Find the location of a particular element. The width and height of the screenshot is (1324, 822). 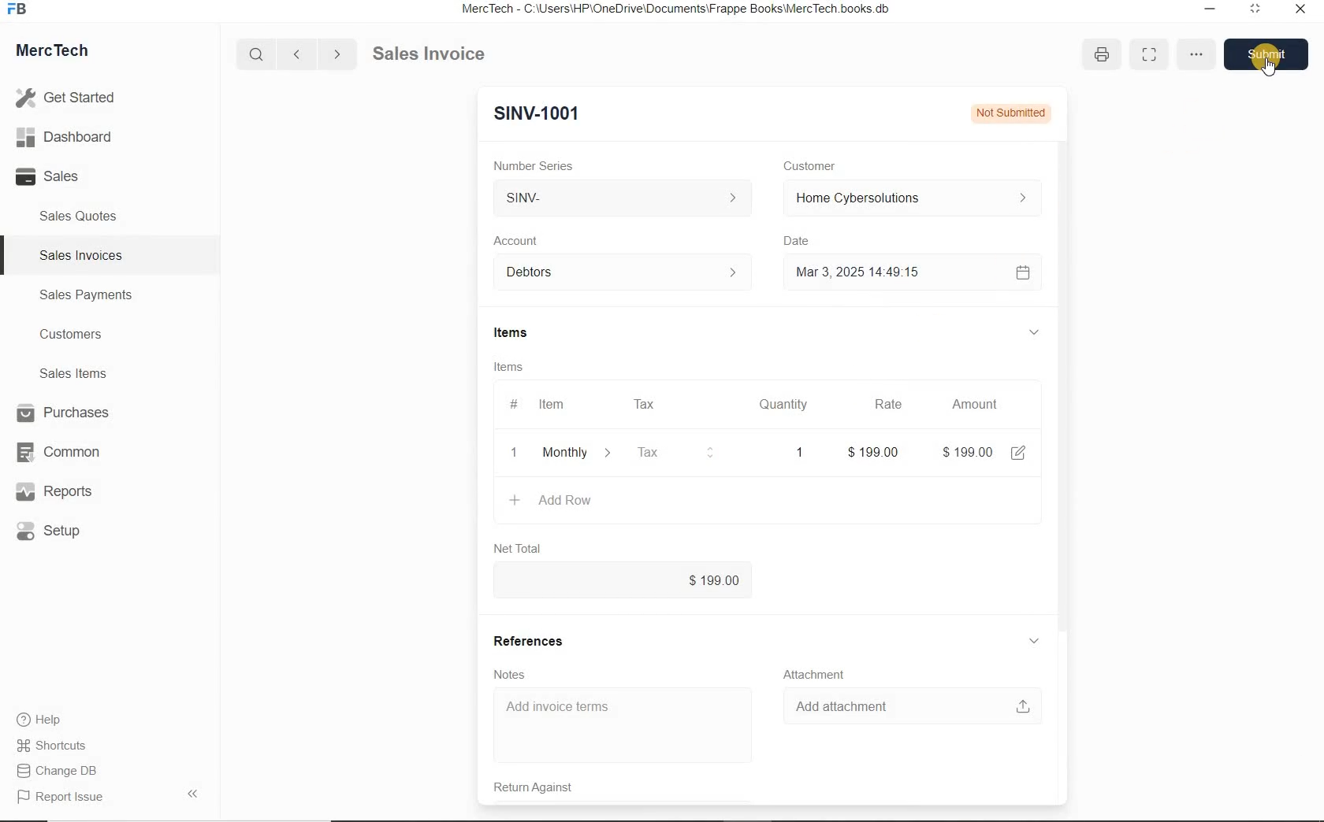

Customers is located at coordinates (85, 335).